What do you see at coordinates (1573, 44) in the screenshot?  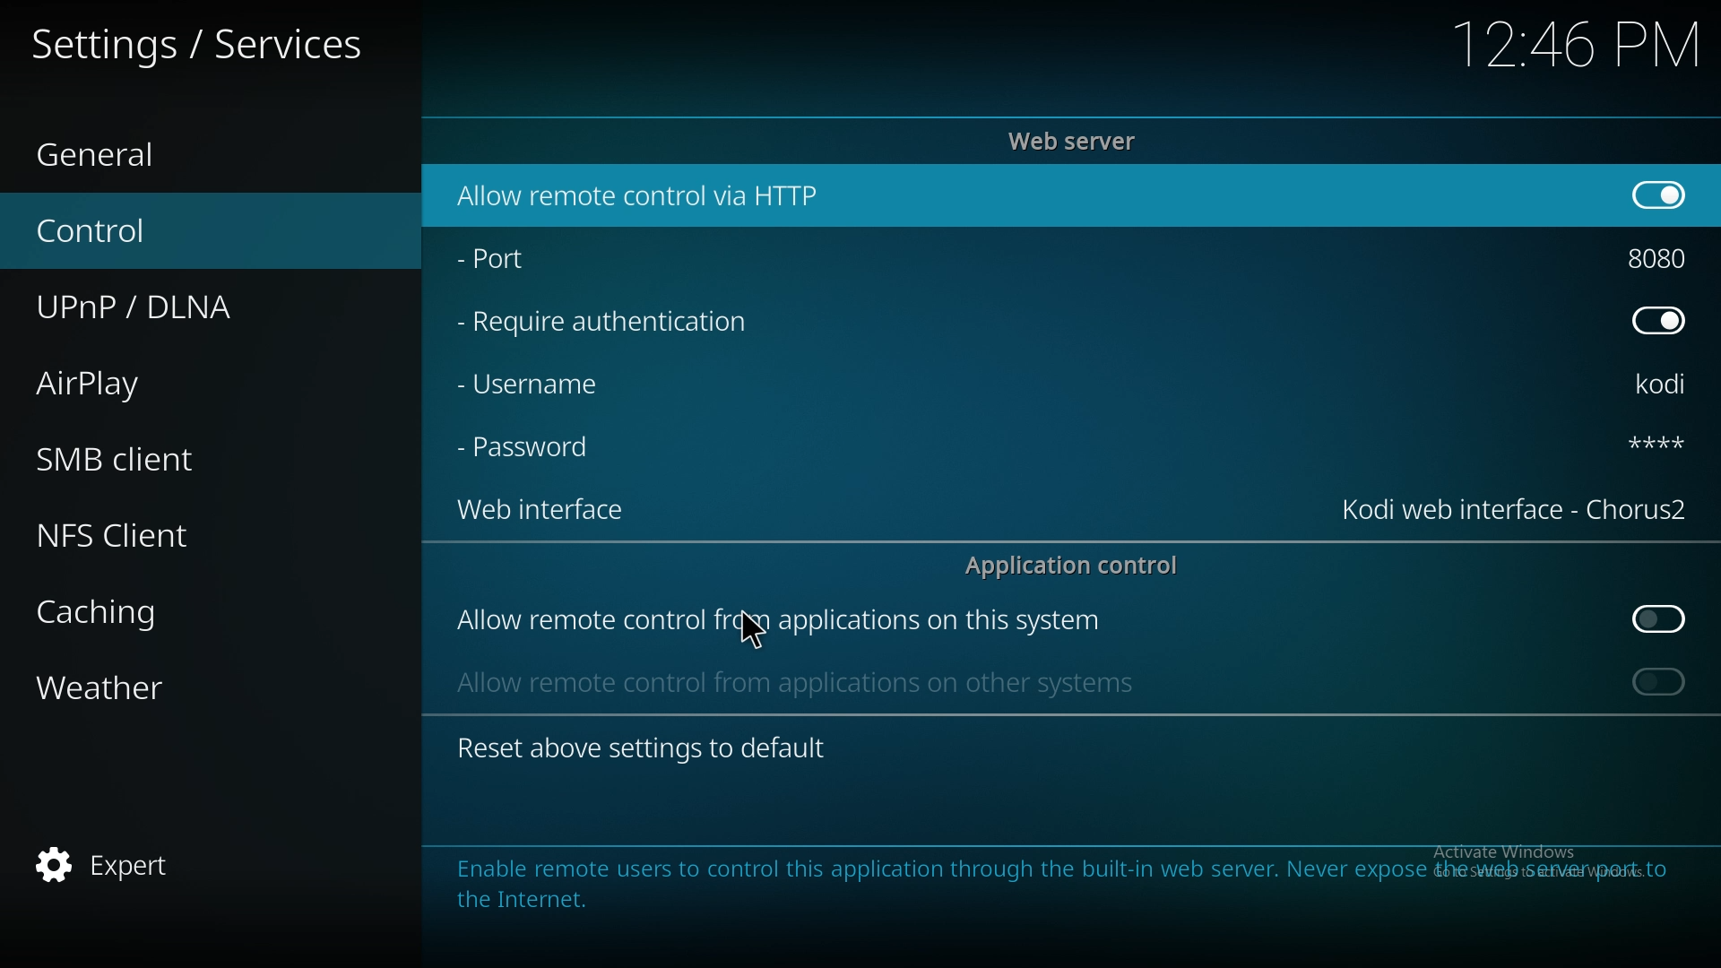 I see `time` at bounding box center [1573, 44].